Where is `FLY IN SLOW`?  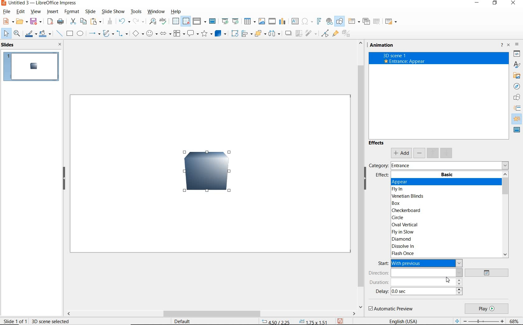 FLY IN SLOW is located at coordinates (403, 232).